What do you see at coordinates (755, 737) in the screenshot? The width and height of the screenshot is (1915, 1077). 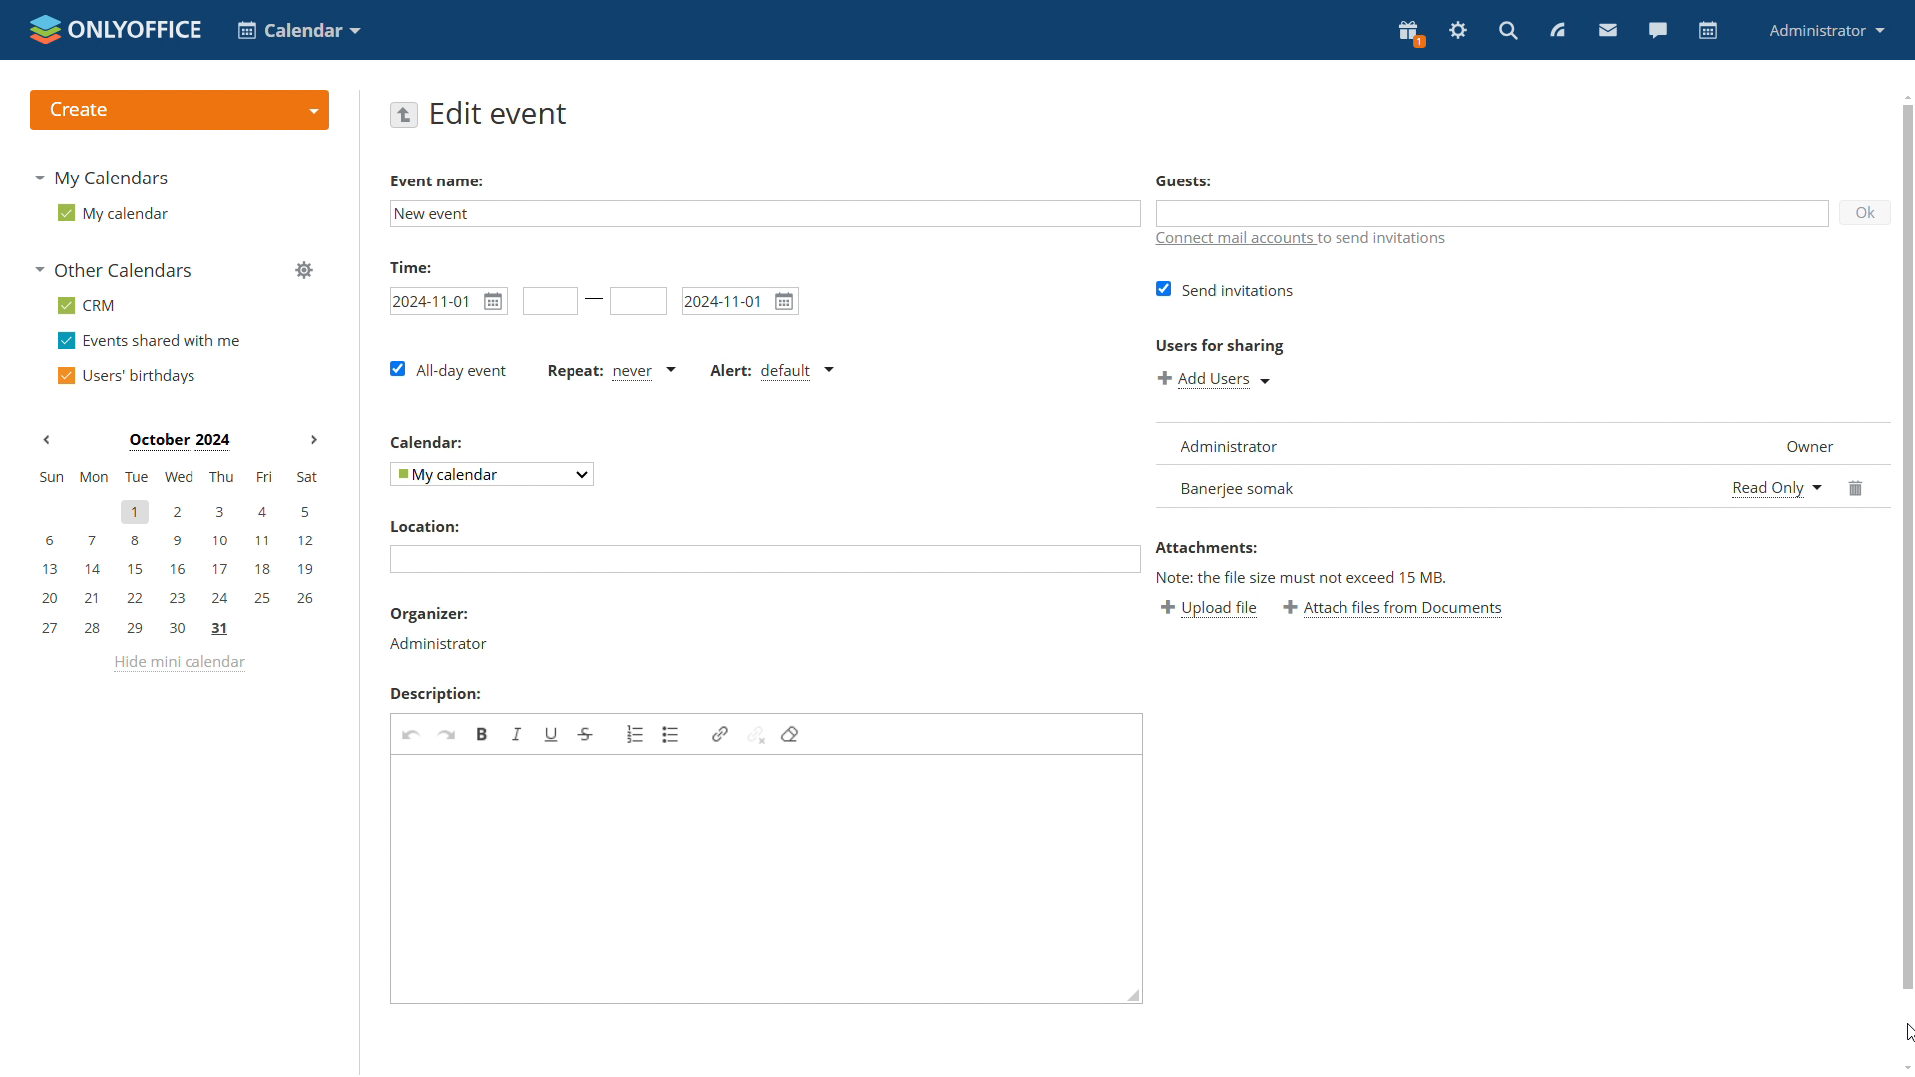 I see `unlink` at bounding box center [755, 737].